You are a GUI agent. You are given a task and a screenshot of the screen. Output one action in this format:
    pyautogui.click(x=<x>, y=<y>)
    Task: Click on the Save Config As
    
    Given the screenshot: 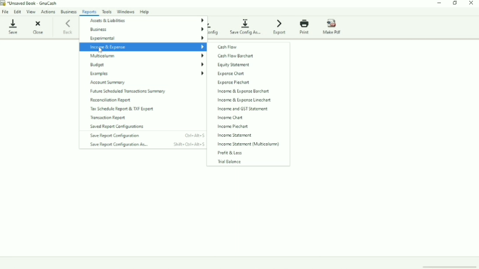 What is the action you would take?
    pyautogui.click(x=247, y=26)
    